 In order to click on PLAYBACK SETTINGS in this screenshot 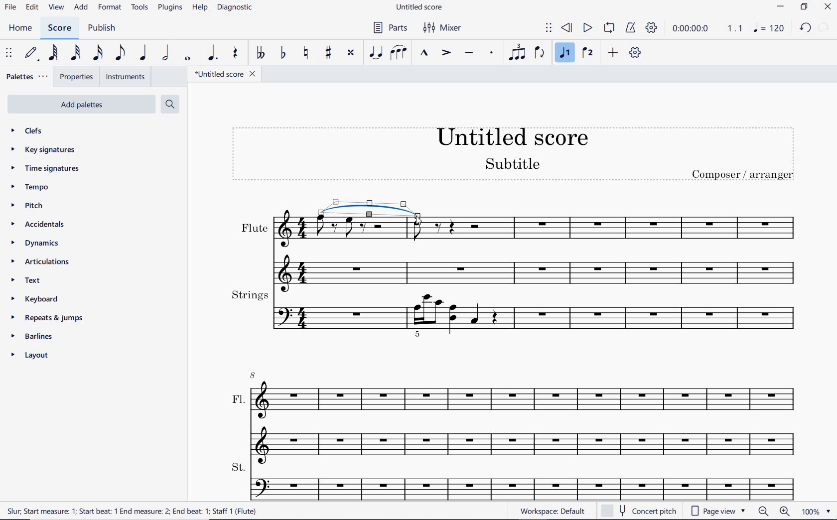, I will do `click(653, 29)`.